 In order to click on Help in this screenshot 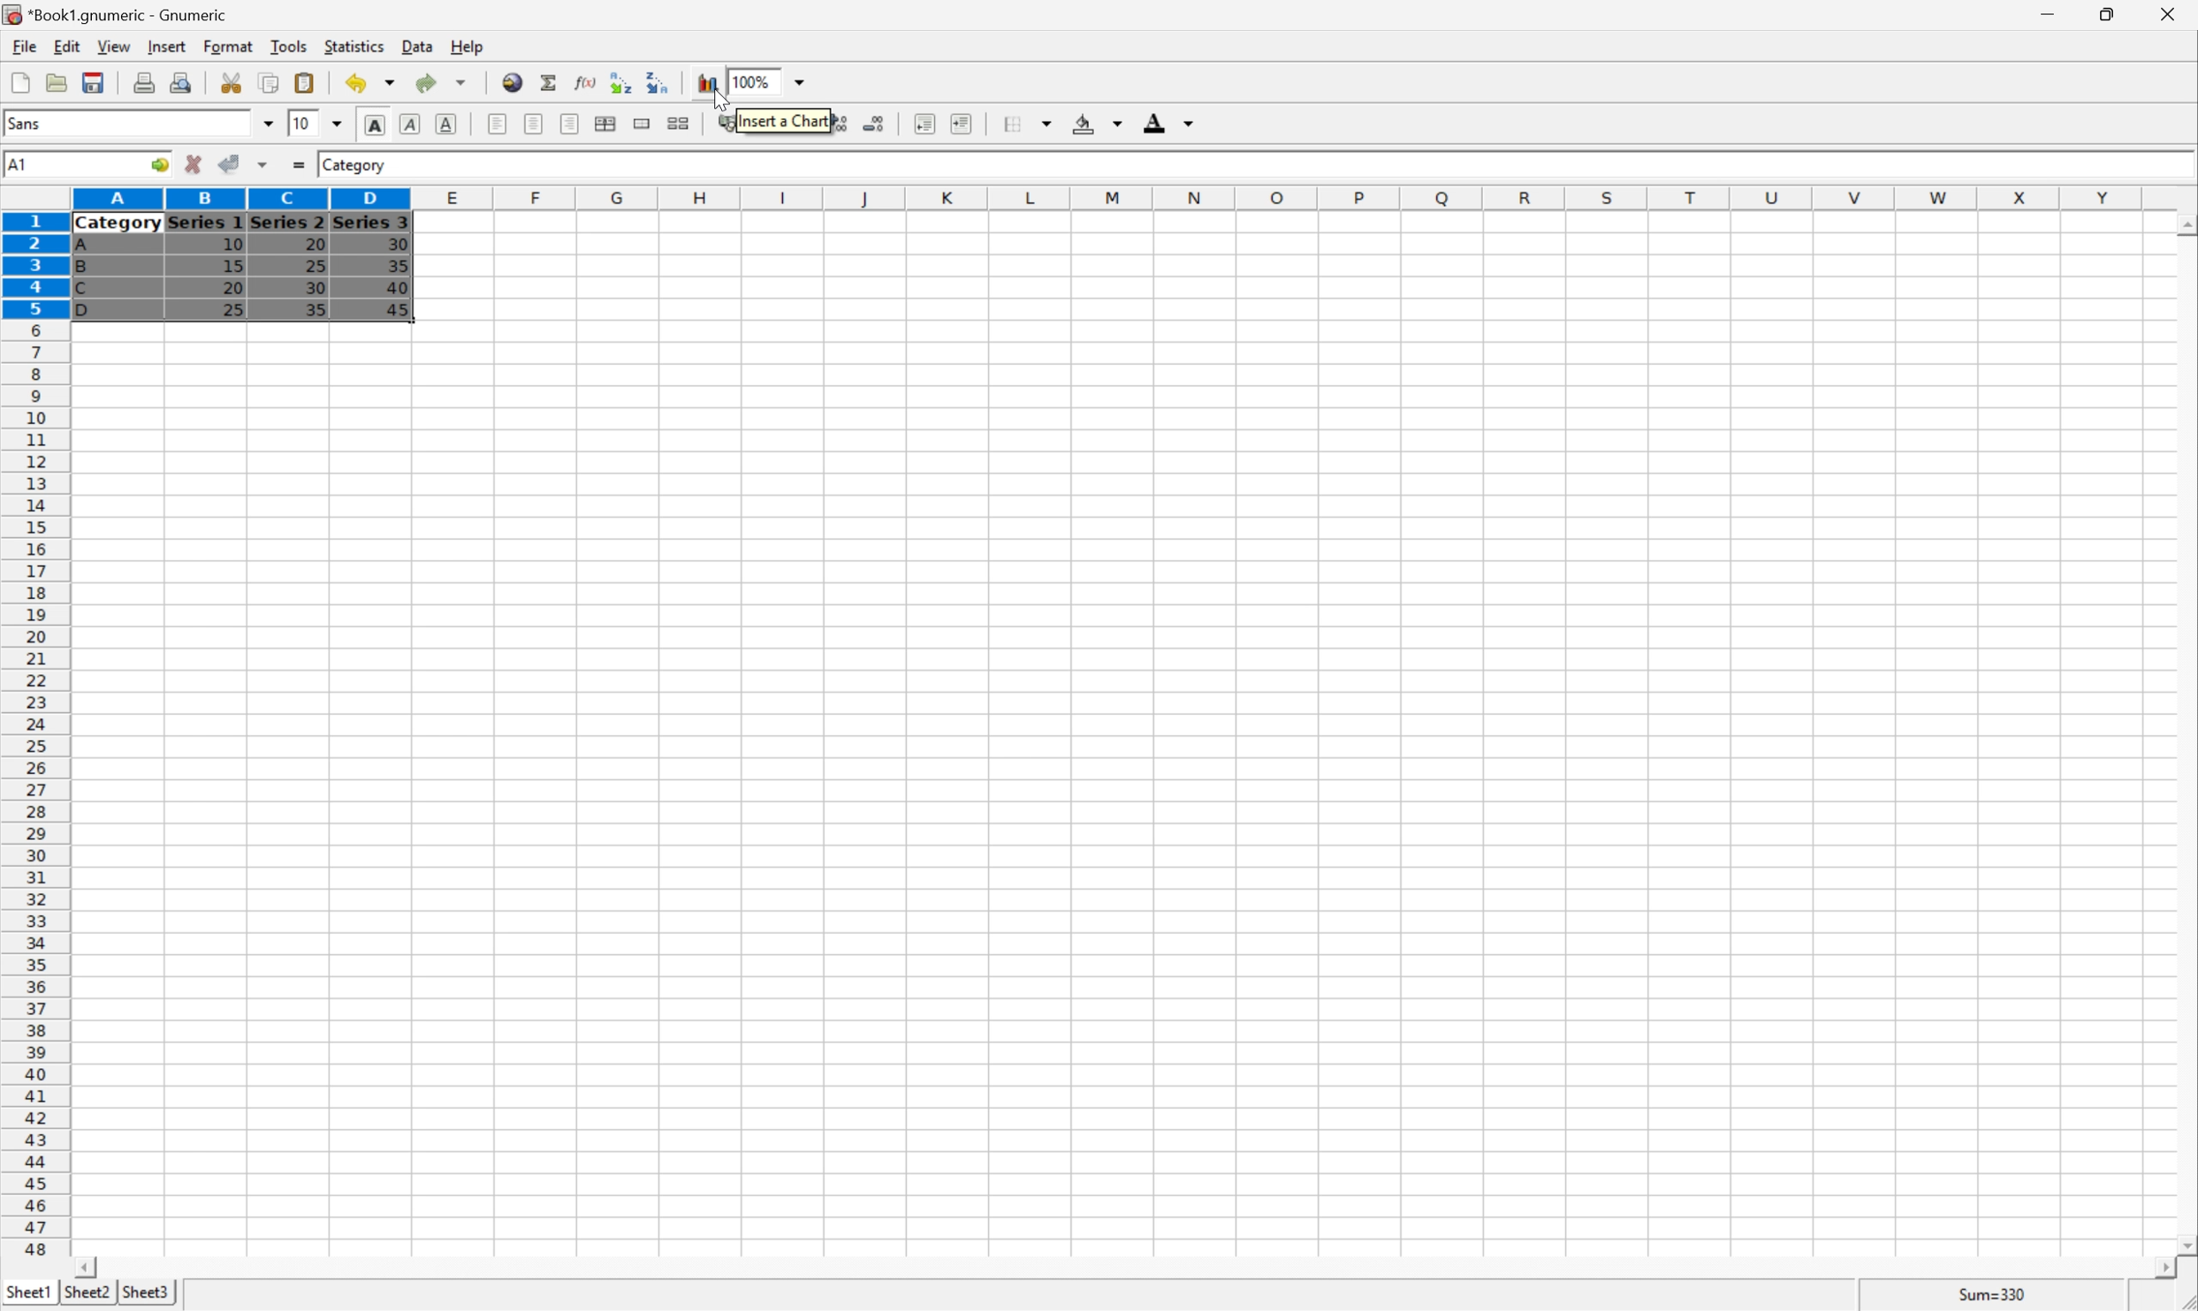, I will do `click(468, 48)`.